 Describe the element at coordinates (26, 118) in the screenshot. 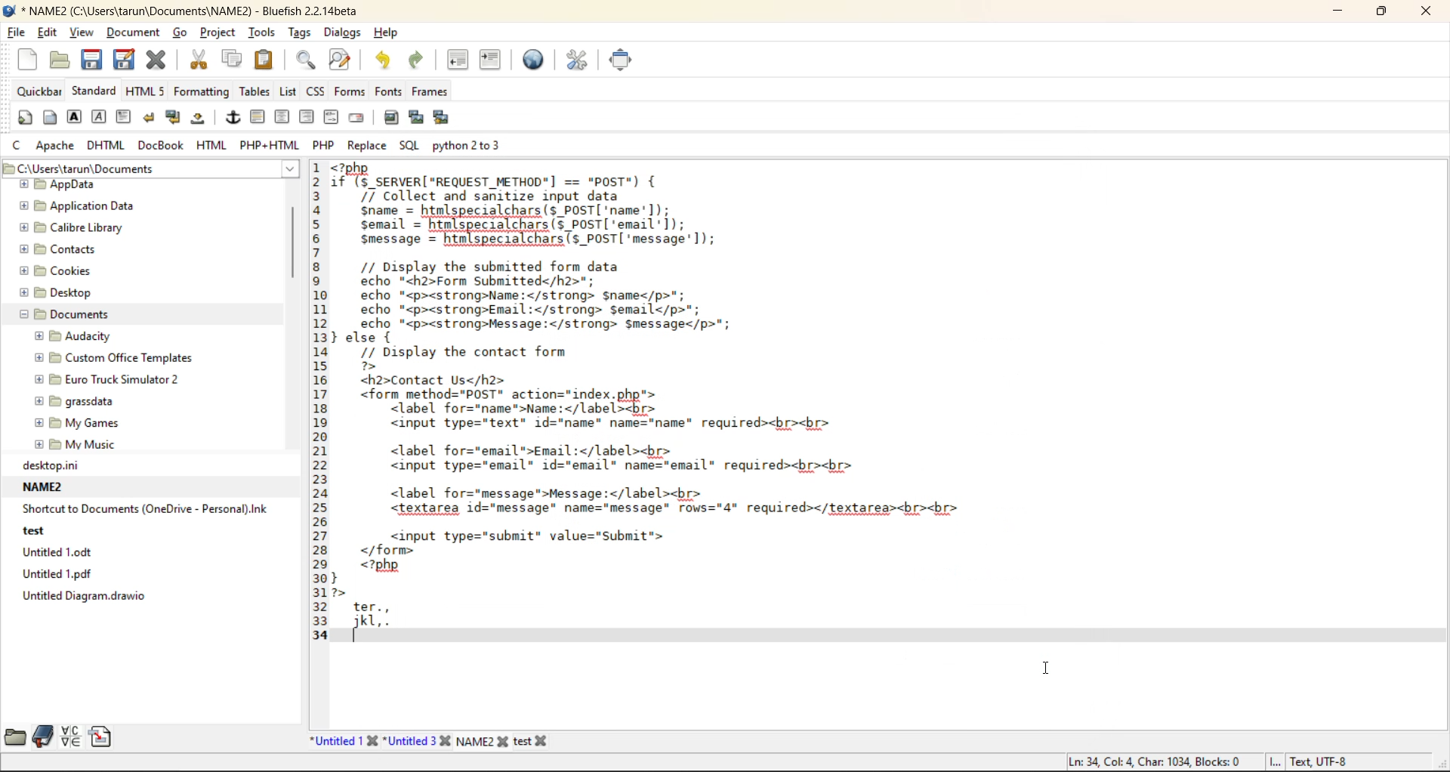

I see `quickstart` at that location.